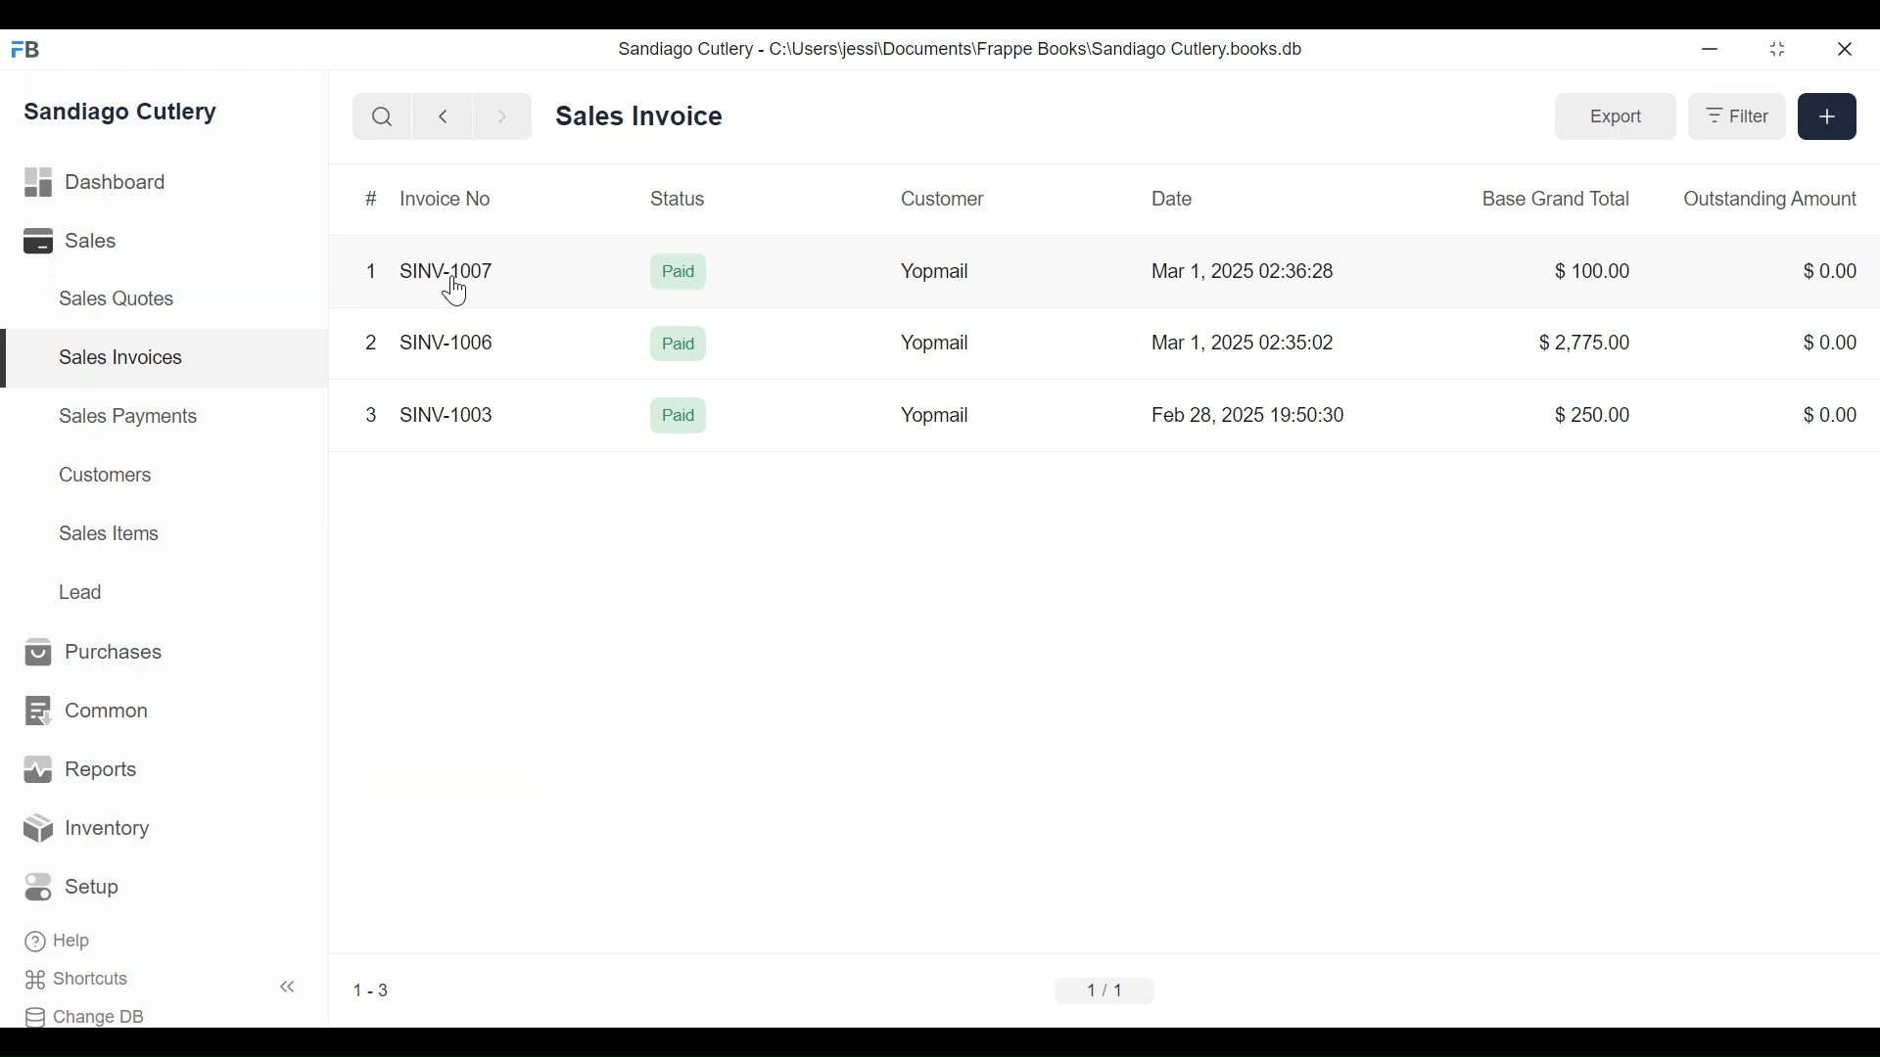  Describe the element at coordinates (1584, 343) in the screenshot. I see `$2,775.00` at that location.